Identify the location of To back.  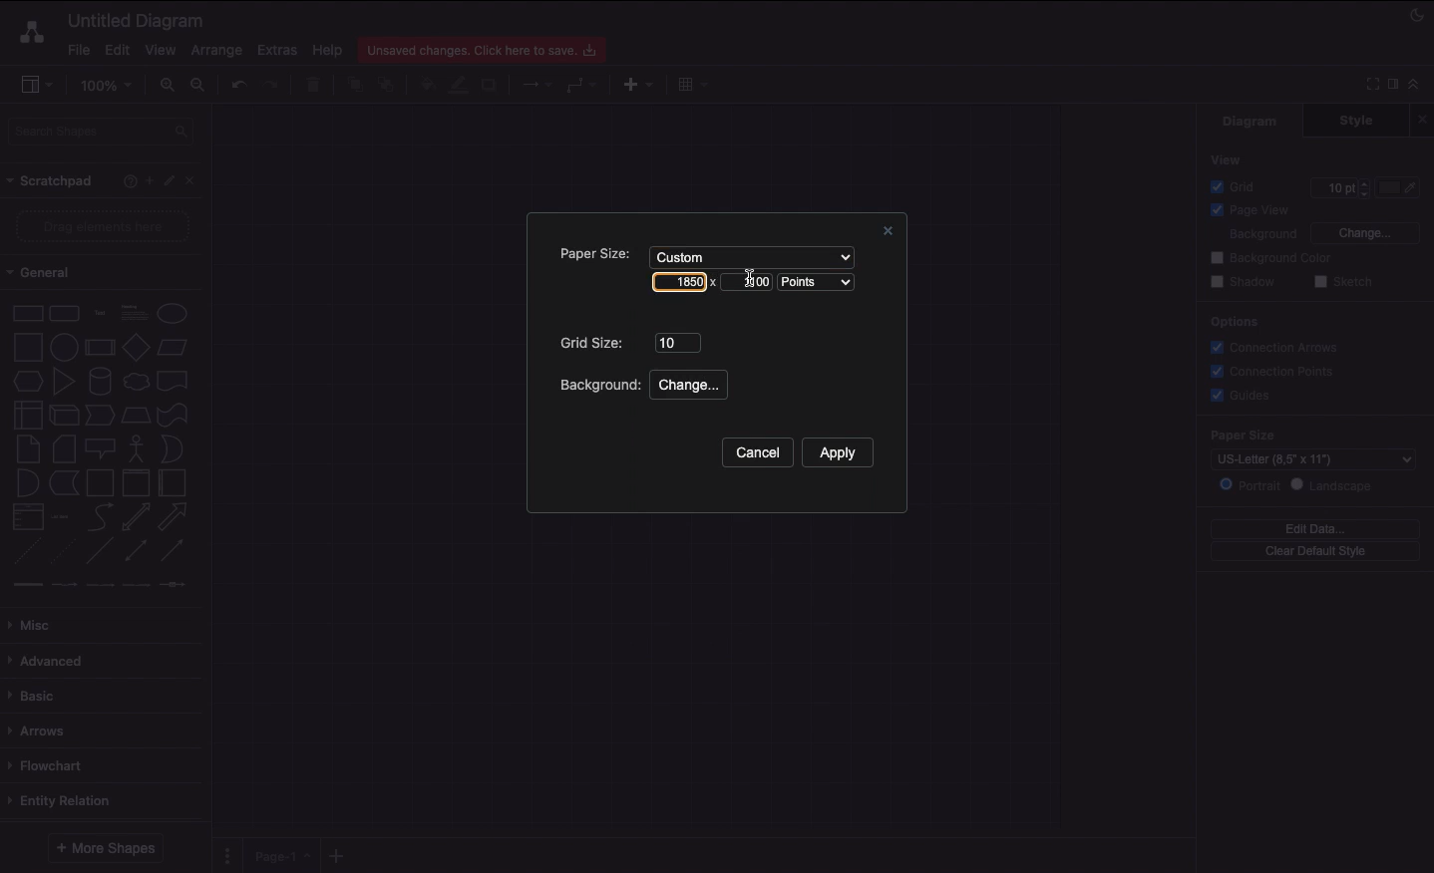
(389, 84).